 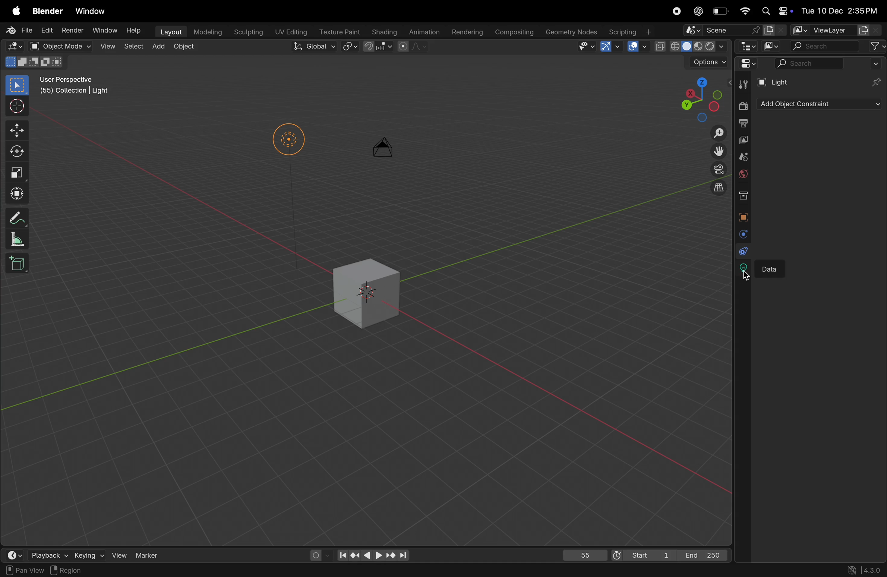 What do you see at coordinates (313, 48) in the screenshot?
I see `Global` at bounding box center [313, 48].